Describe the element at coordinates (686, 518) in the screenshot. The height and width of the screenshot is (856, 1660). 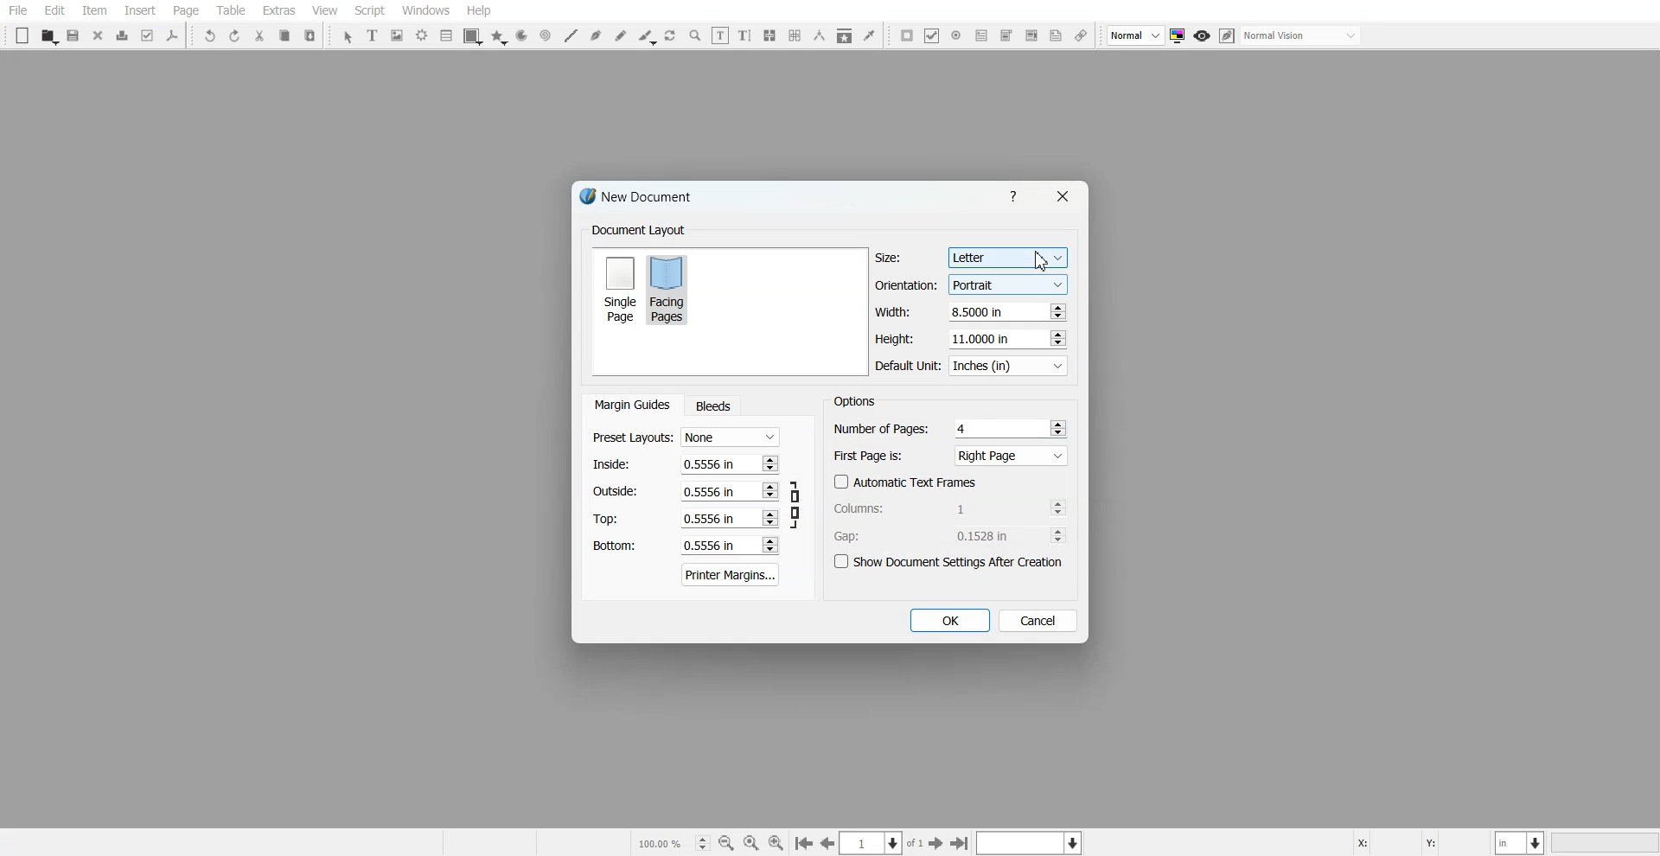
I see `Top margin adjuster` at that location.